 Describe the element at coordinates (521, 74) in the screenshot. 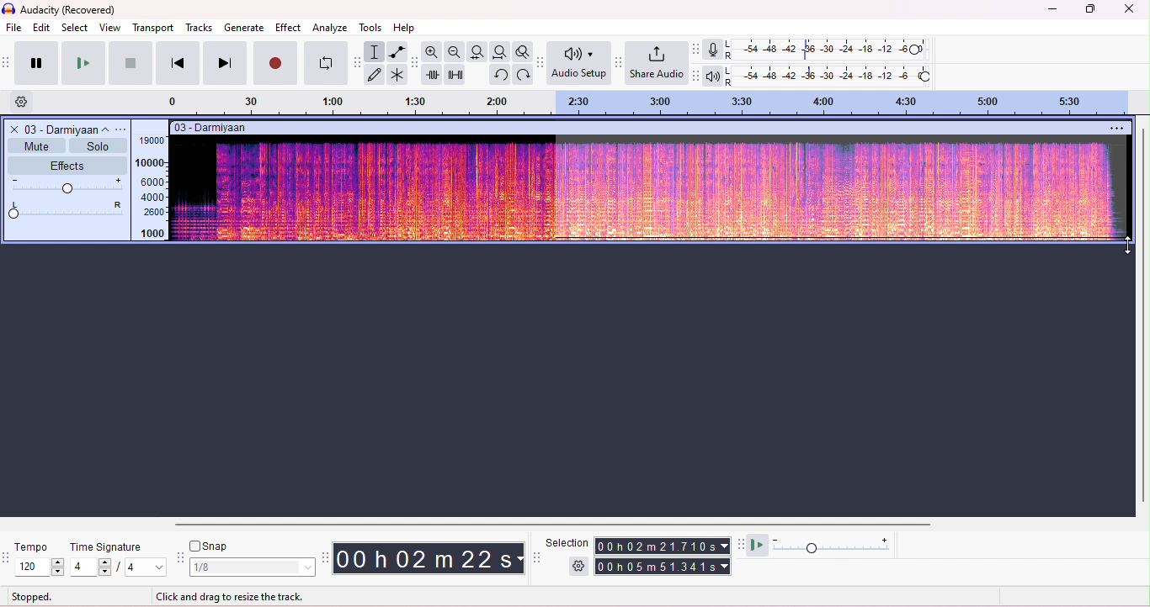

I see `redo` at that location.